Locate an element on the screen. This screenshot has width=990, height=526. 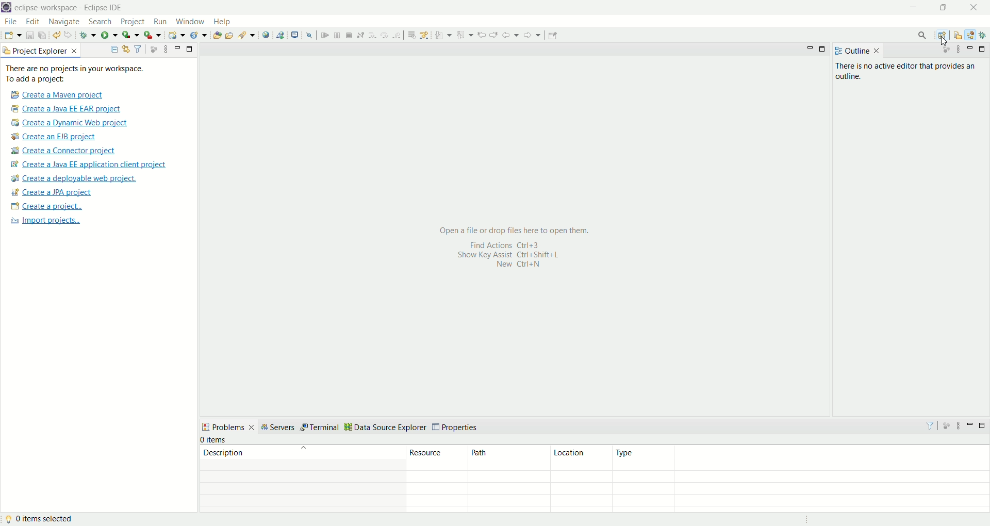
maximize is located at coordinates (189, 48).